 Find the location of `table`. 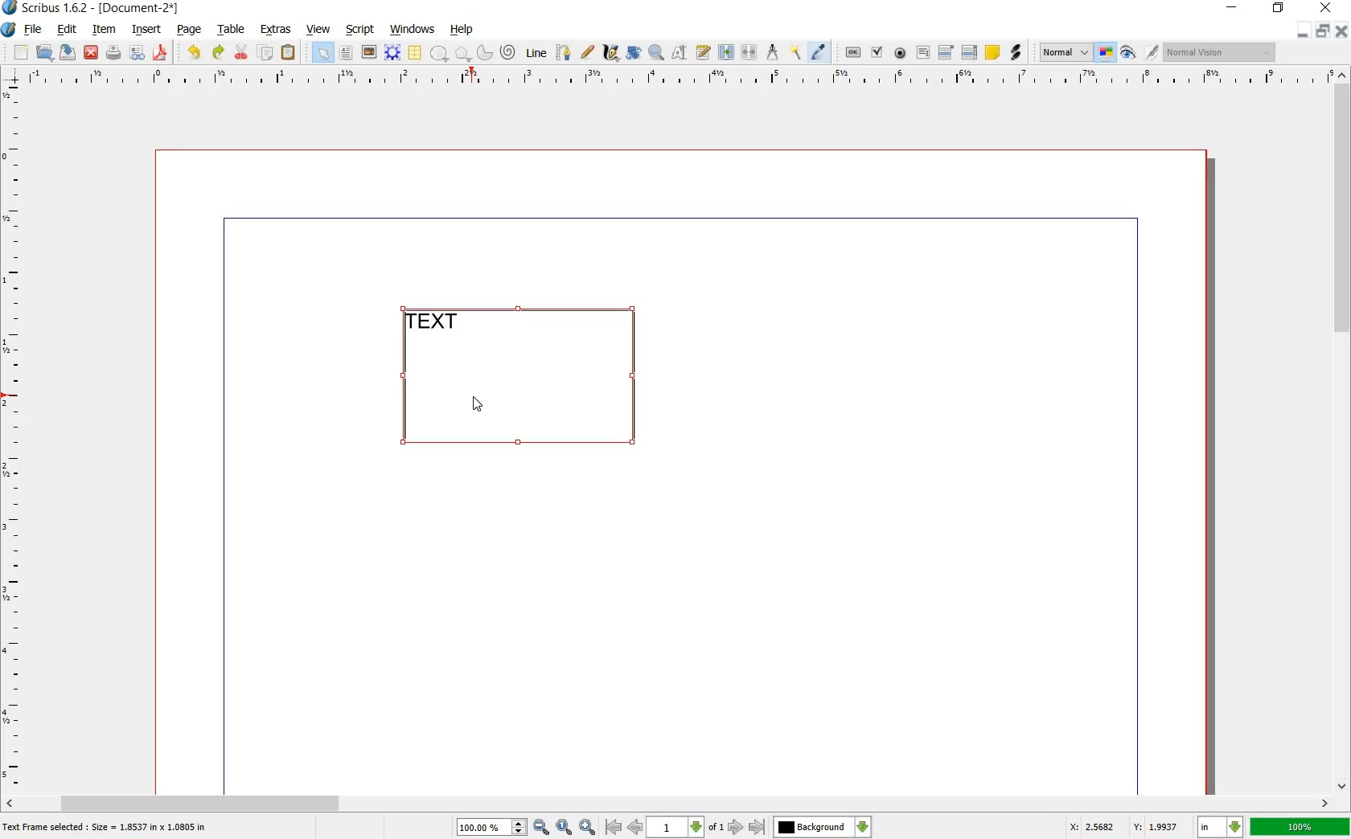

table is located at coordinates (416, 53).